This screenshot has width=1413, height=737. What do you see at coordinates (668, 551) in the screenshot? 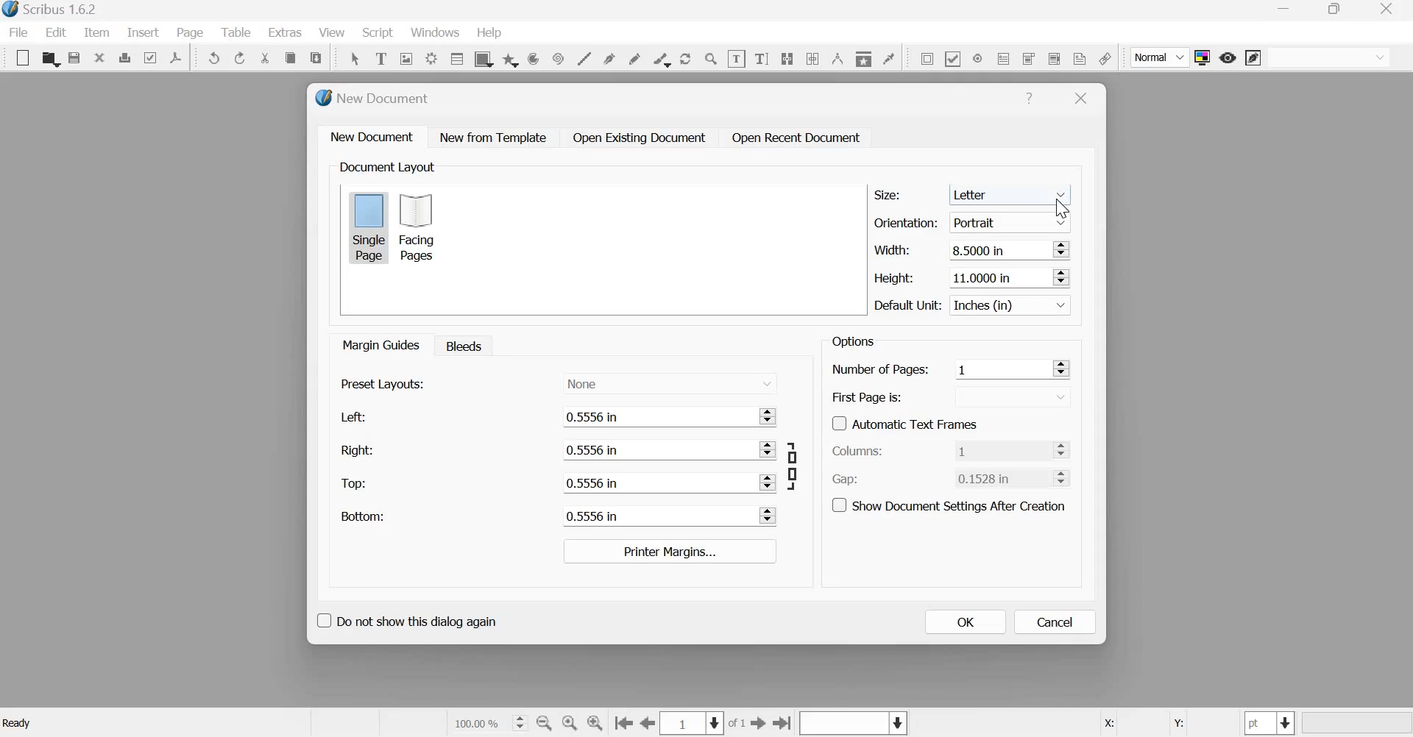
I see `Printer margins` at bounding box center [668, 551].